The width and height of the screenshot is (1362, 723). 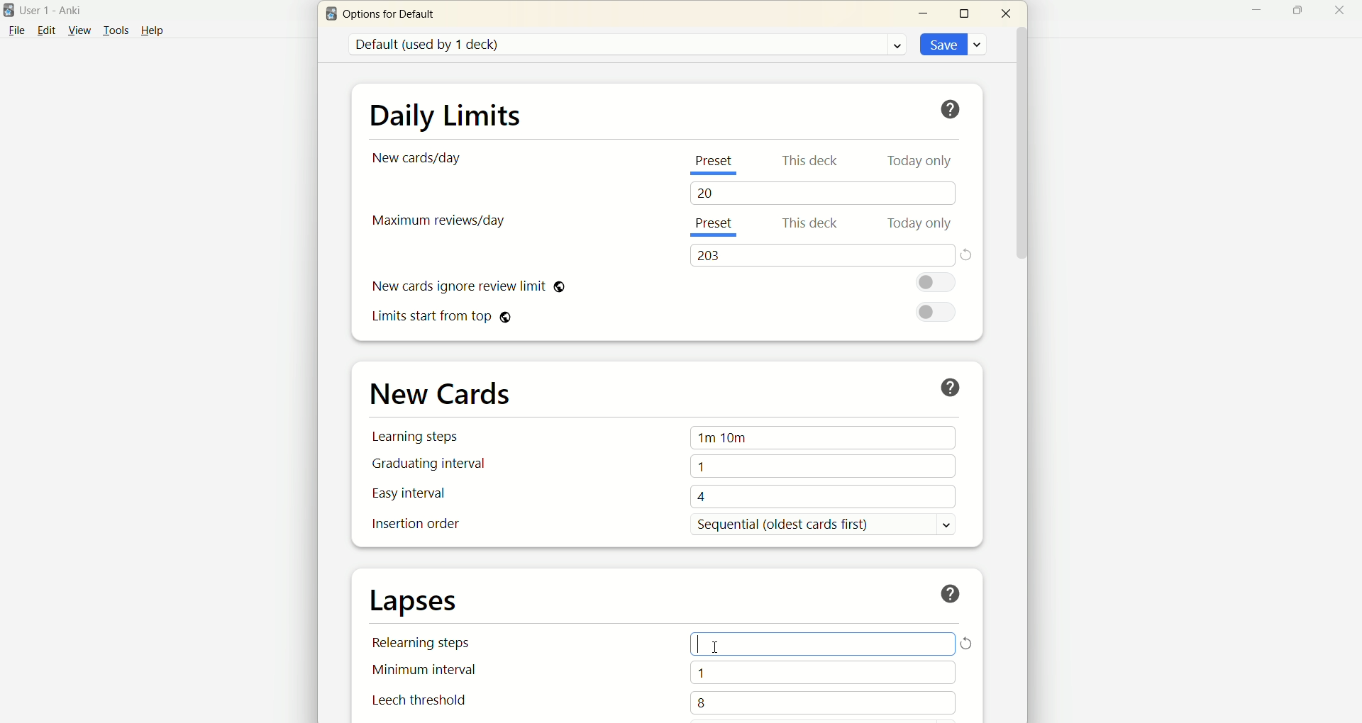 What do you see at coordinates (443, 113) in the screenshot?
I see `daily limits` at bounding box center [443, 113].